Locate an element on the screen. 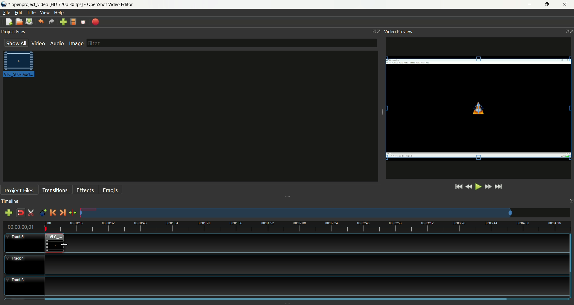 Image resolution: width=574 pixels, height=305 pixels. jump to the start is located at coordinates (457, 187).